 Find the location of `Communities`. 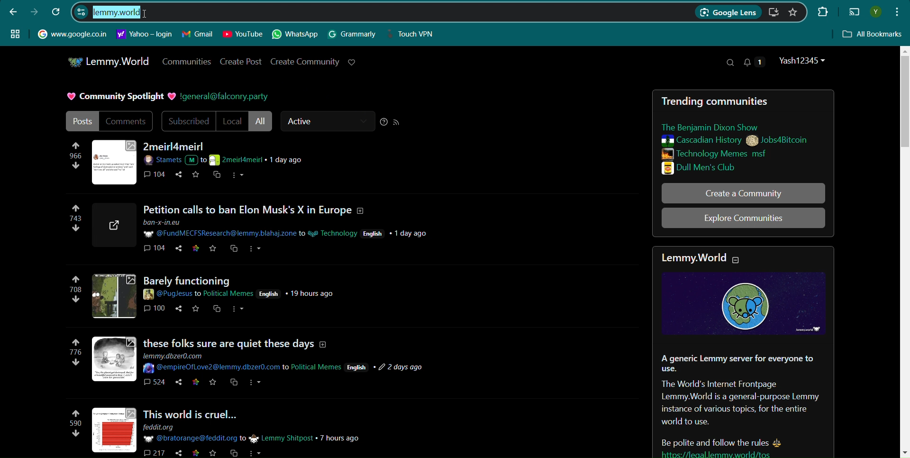

Communities is located at coordinates (186, 61).